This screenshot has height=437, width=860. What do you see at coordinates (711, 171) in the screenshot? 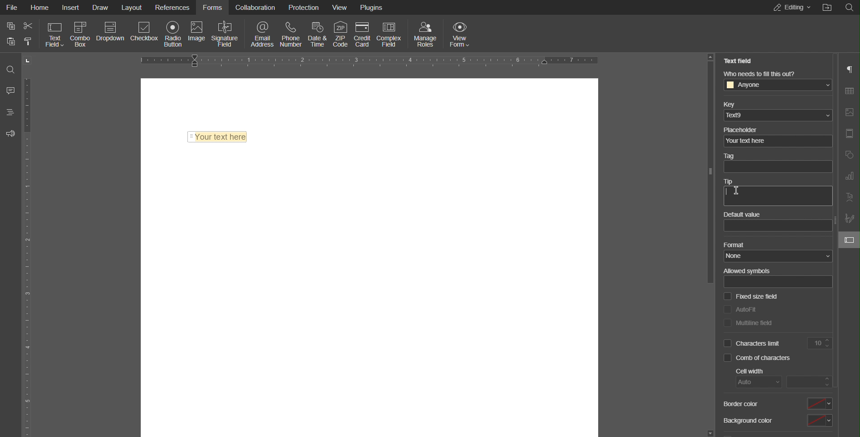
I see `slider` at bounding box center [711, 171].